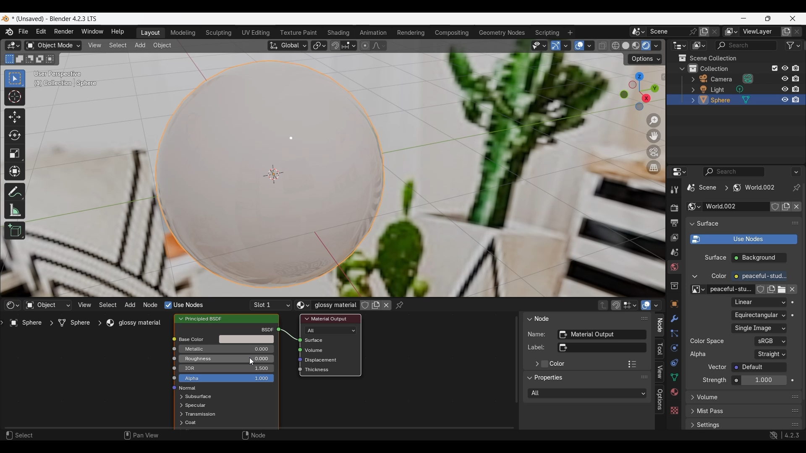 The image size is (806, 453). Describe the element at coordinates (41, 32) in the screenshot. I see `Edit menu` at that location.